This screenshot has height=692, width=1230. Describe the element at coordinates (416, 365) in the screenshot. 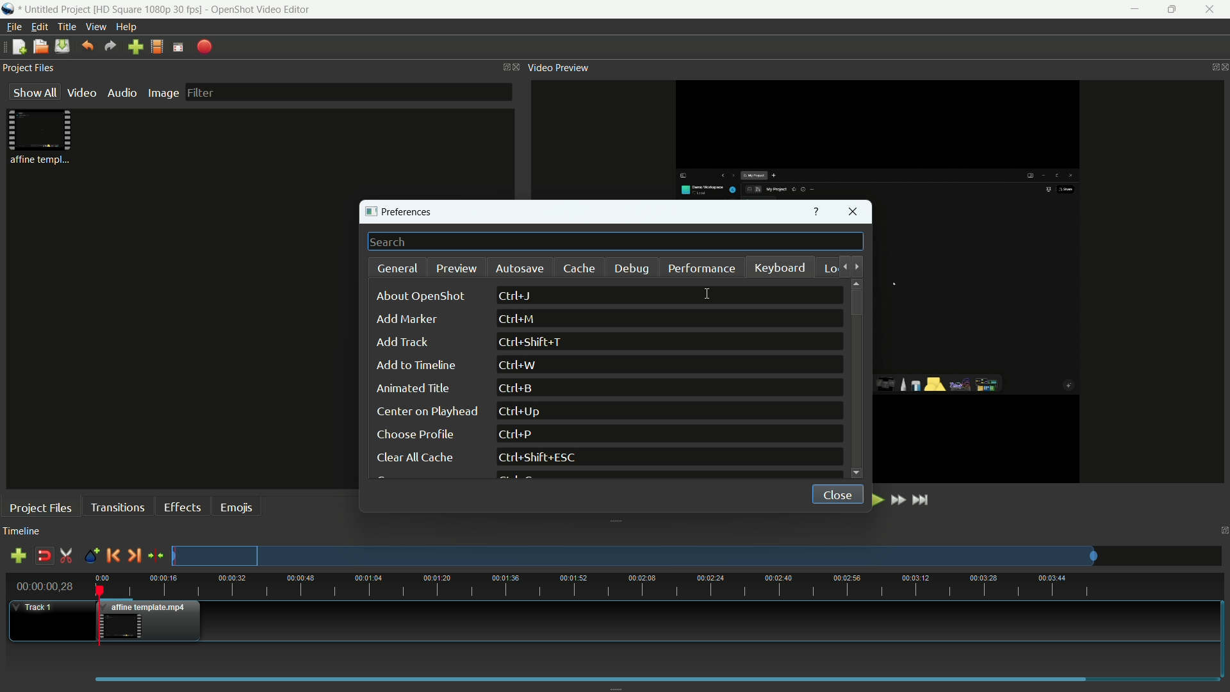

I see `add to timeline` at that location.